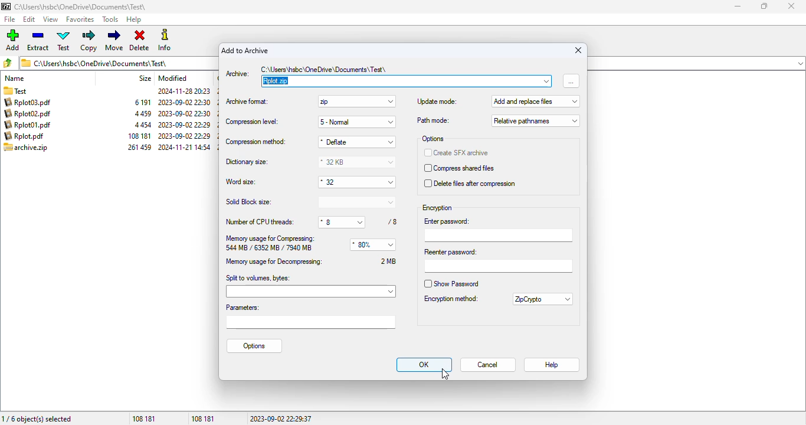 This screenshot has width=806, height=425. I want to click on cancel, so click(488, 365).